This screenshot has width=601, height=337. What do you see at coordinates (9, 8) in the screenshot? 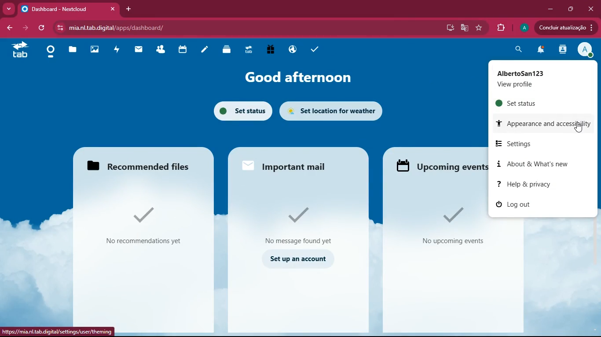
I see `more` at bounding box center [9, 8].